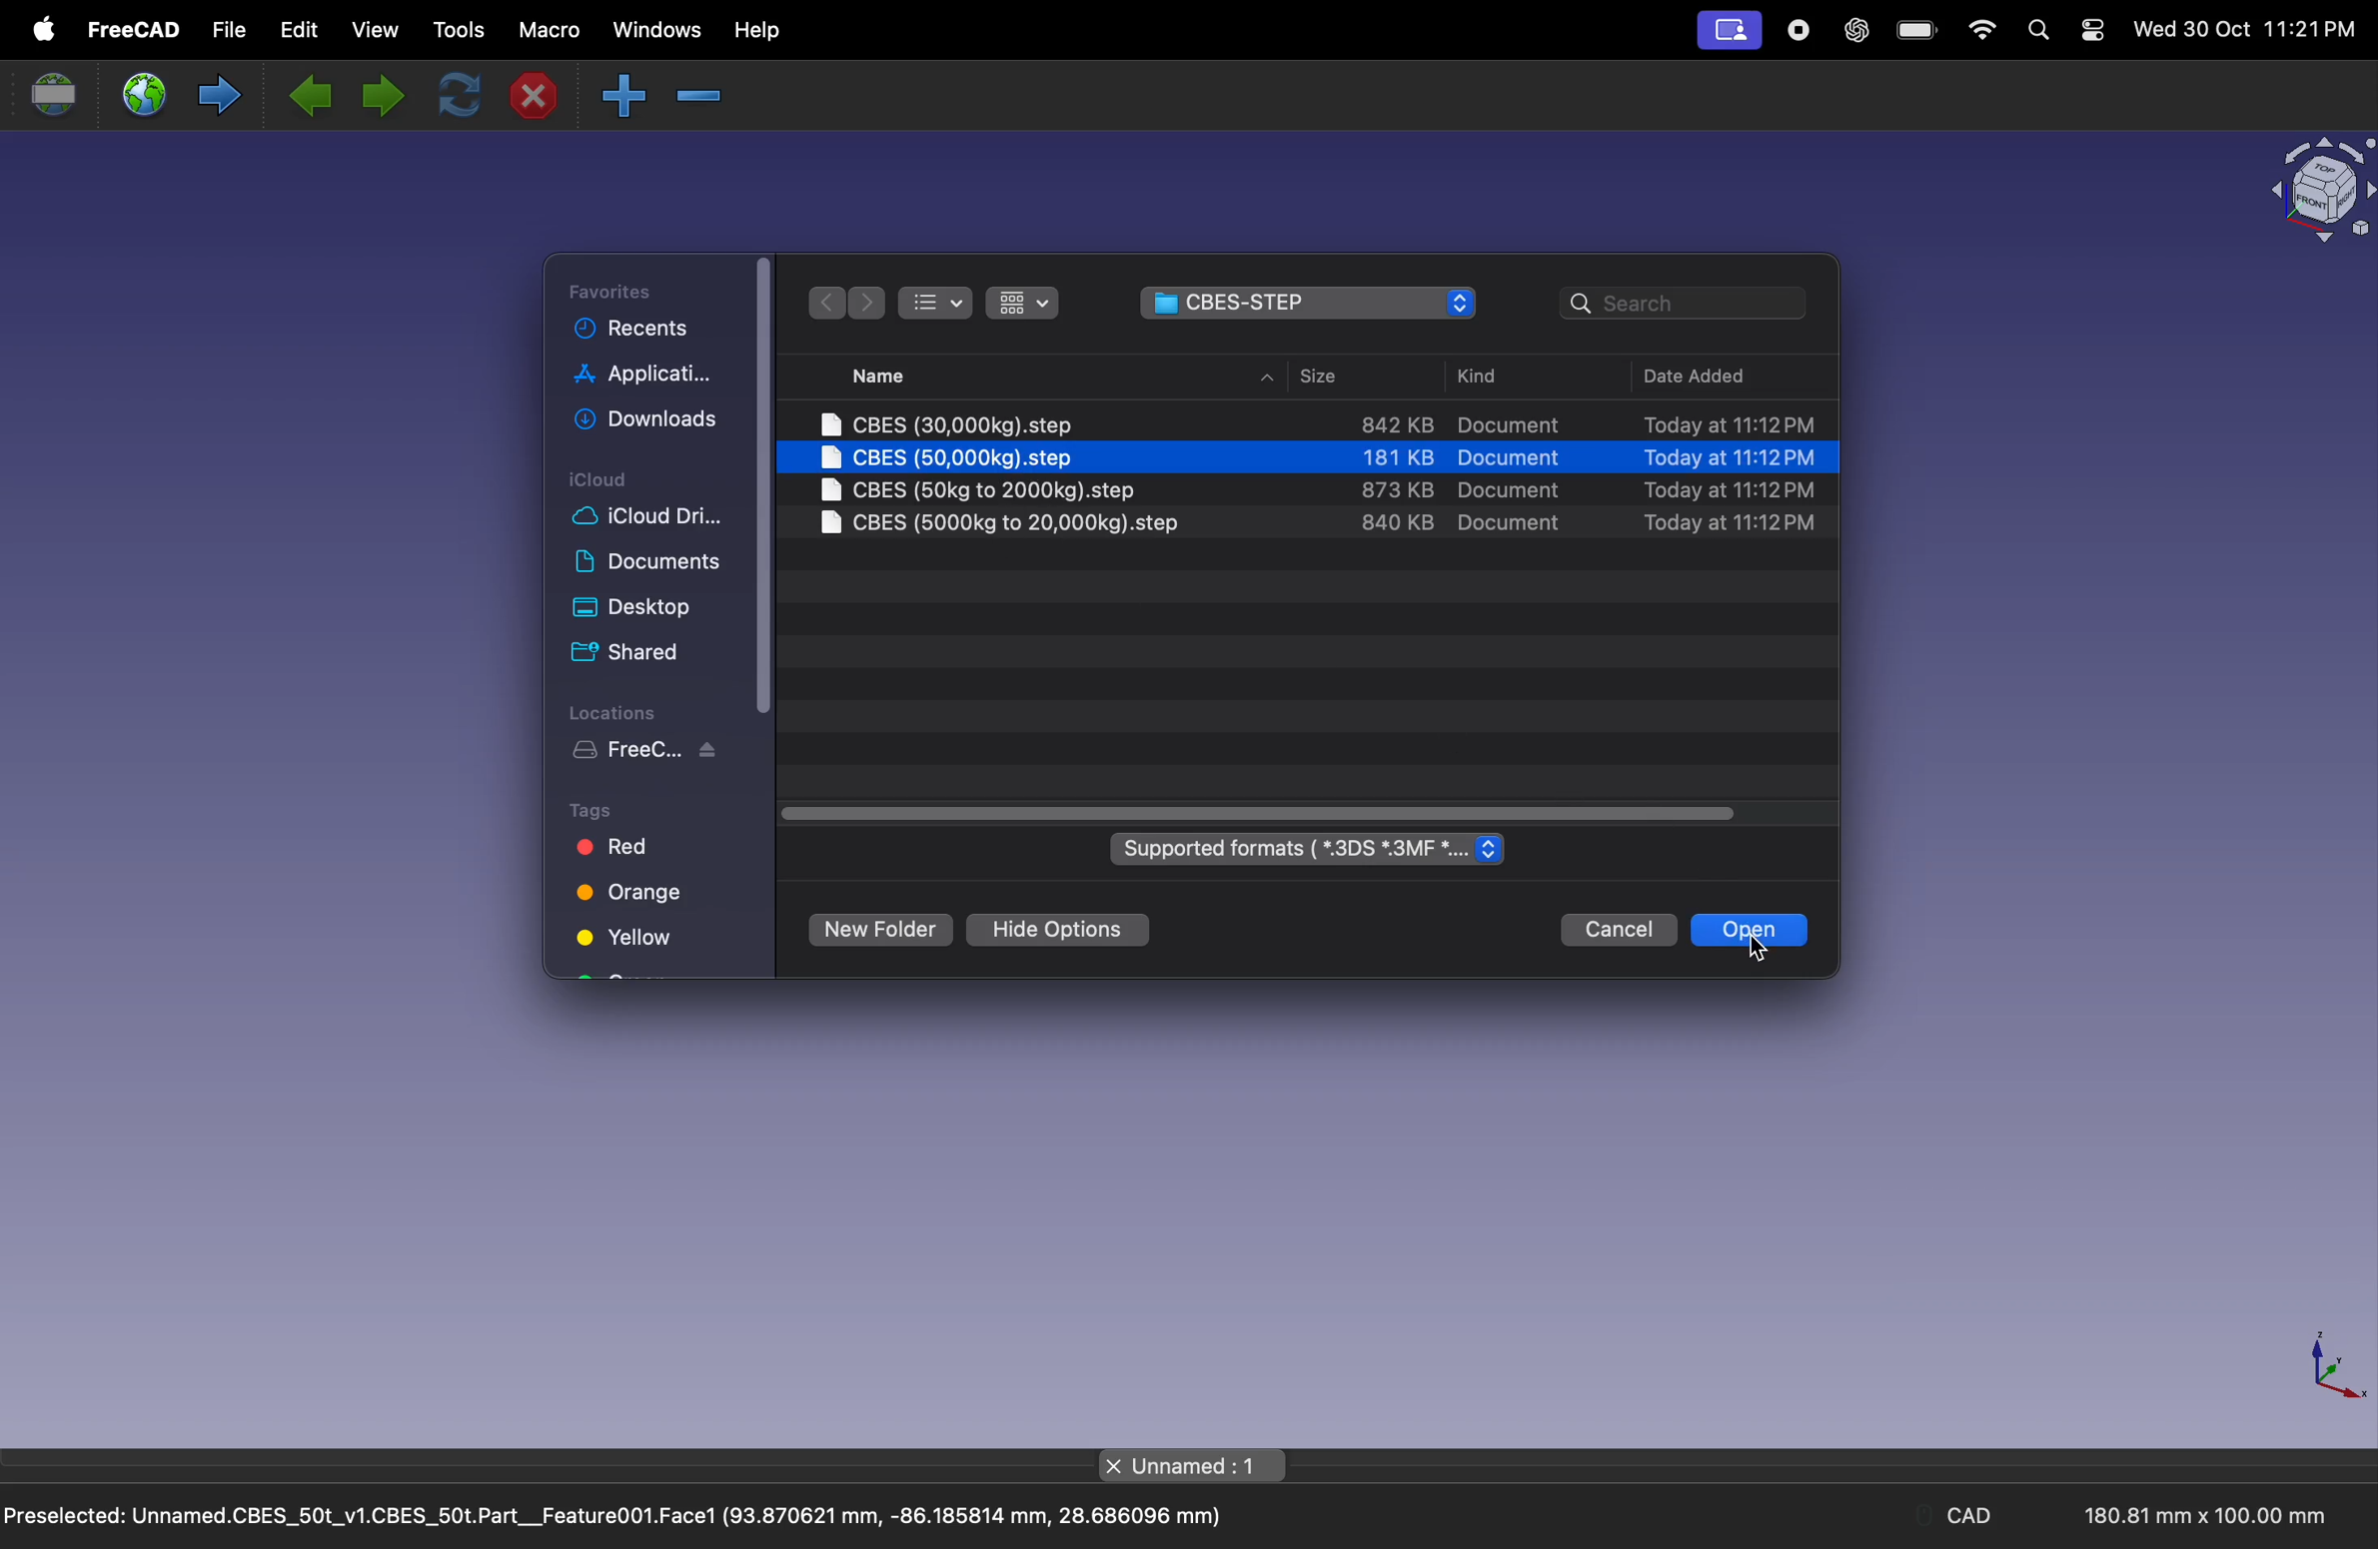 This screenshot has width=2378, height=1549. Describe the element at coordinates (1311, 426) in the screenshot. I see `step file 1` at that location.